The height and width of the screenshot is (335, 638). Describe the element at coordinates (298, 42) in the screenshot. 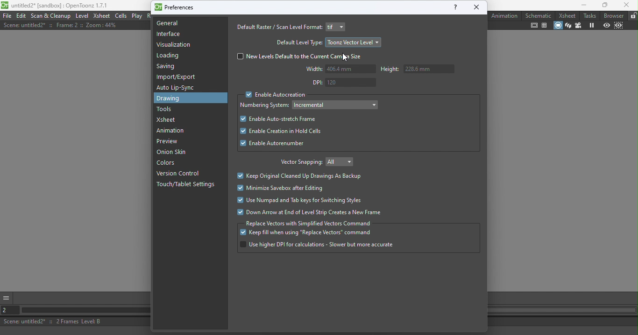

I see `Default level type` at that location.